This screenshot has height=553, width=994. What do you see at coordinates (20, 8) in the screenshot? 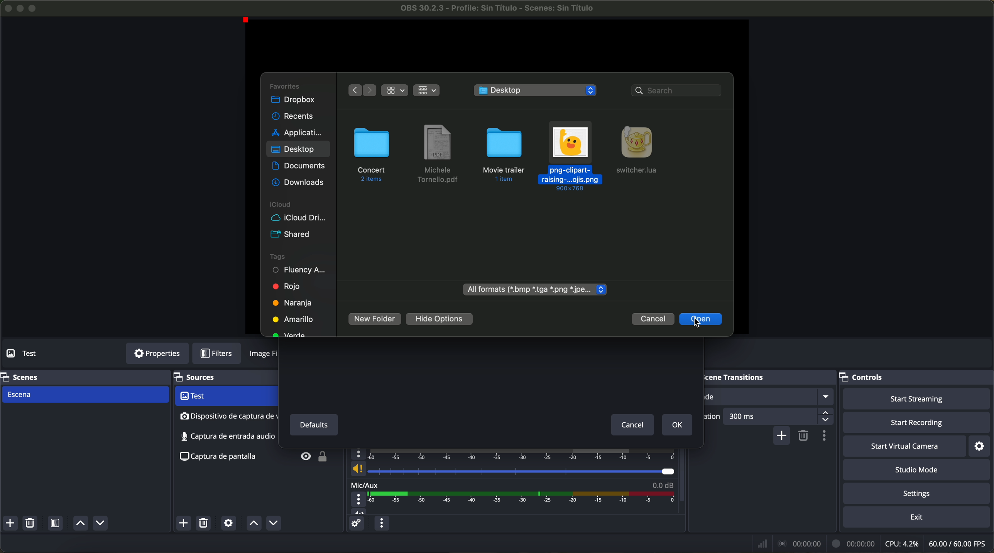
I see `minimize program` at bounding box center [20, 8].